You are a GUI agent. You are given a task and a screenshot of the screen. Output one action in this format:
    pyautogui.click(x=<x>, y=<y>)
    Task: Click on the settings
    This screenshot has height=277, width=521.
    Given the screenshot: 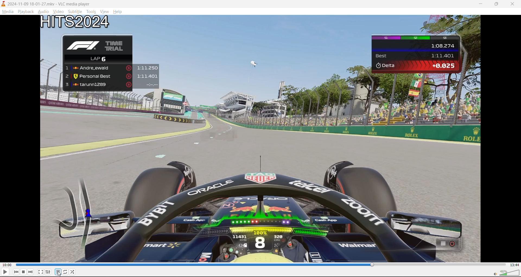 What is the action you would take?
    pyautogui.click(x=48, y=272)
    